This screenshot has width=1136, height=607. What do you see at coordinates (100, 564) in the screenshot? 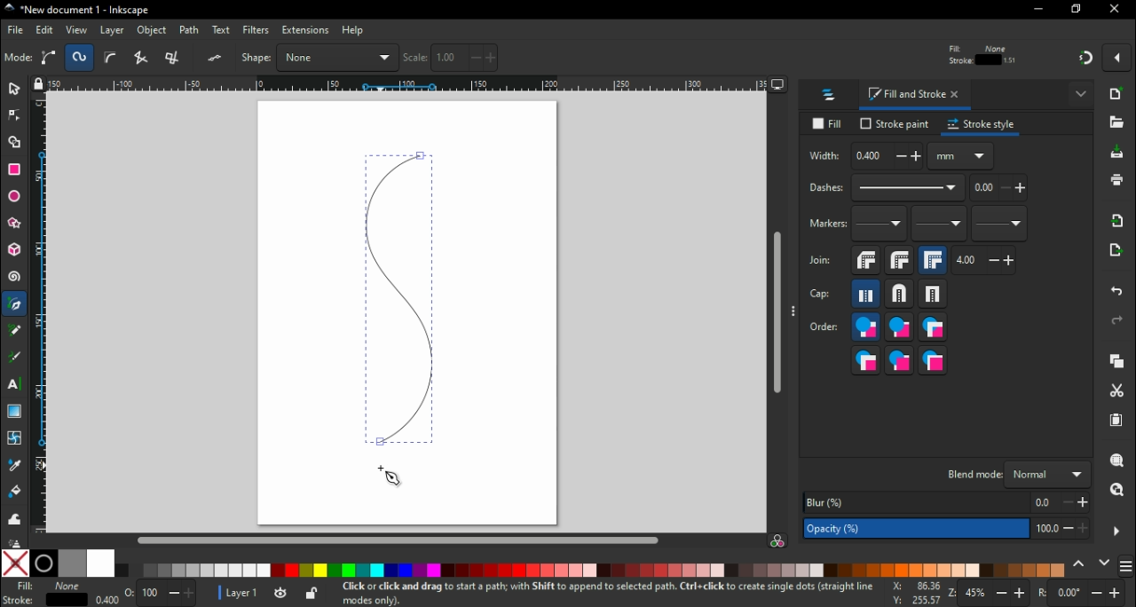
I see `white` at bounding box center [100, 564].